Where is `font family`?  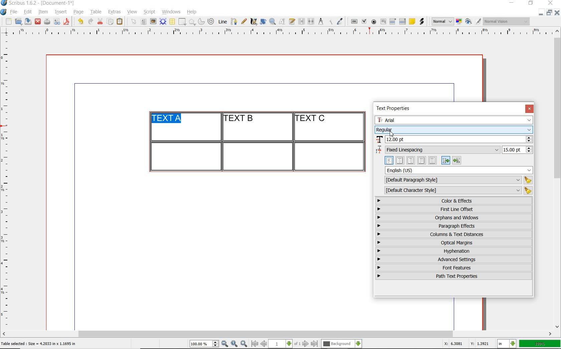 font family is located at coordinates (454, 120).